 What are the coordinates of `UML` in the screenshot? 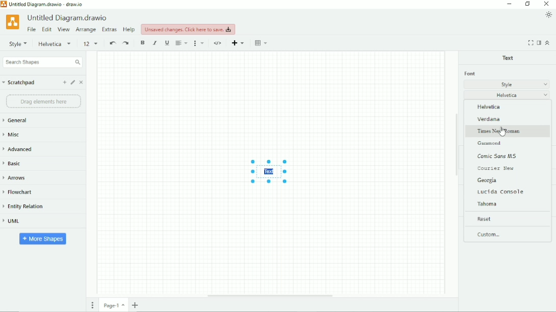 It's located at (13, 221).